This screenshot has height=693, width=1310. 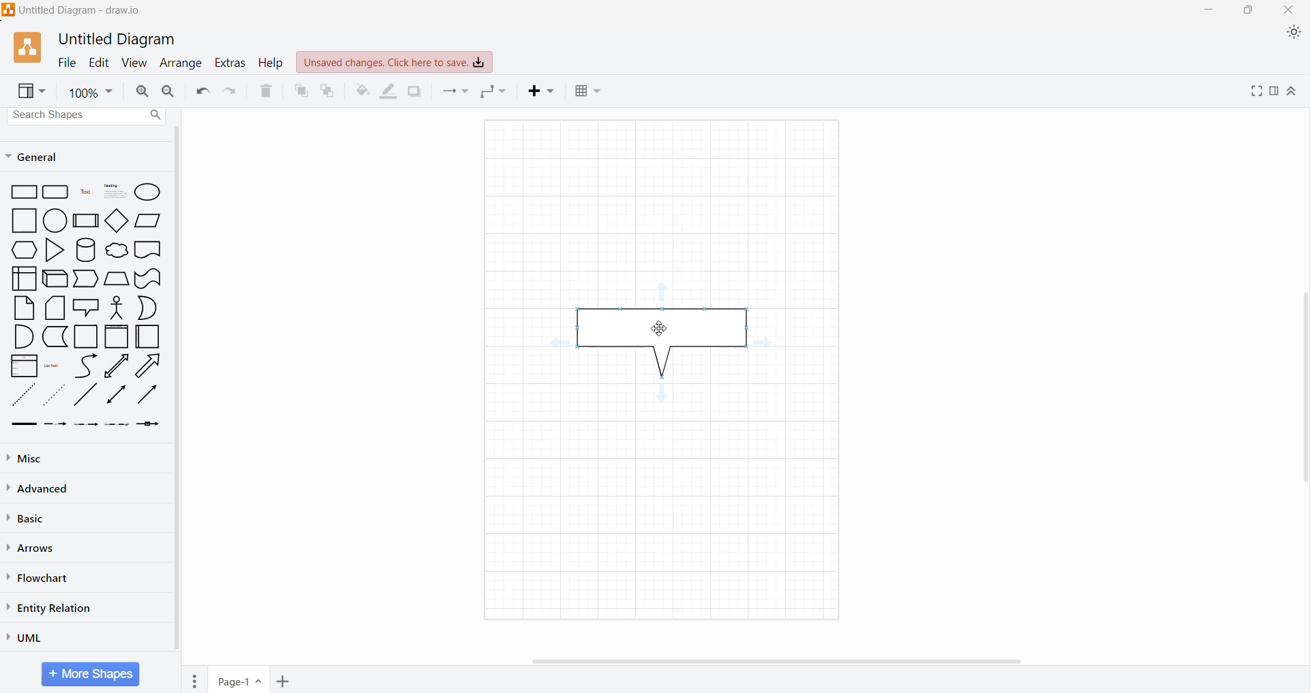 I want to click on Vertical Scroll Bar, so click(x=178, y=391).